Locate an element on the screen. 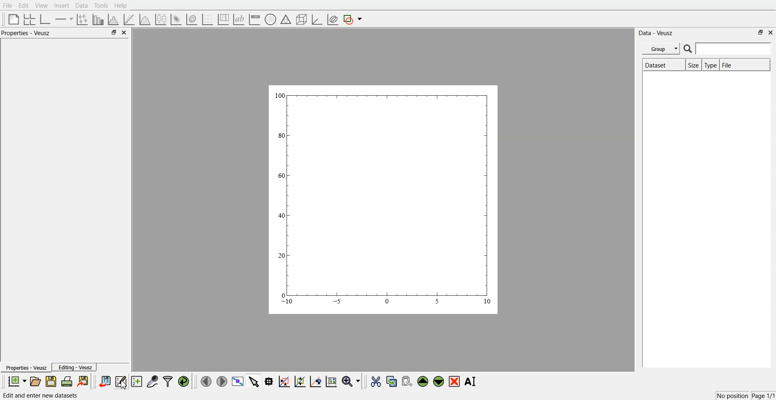  Properties - Veusz is located at coordinates (28, 33).